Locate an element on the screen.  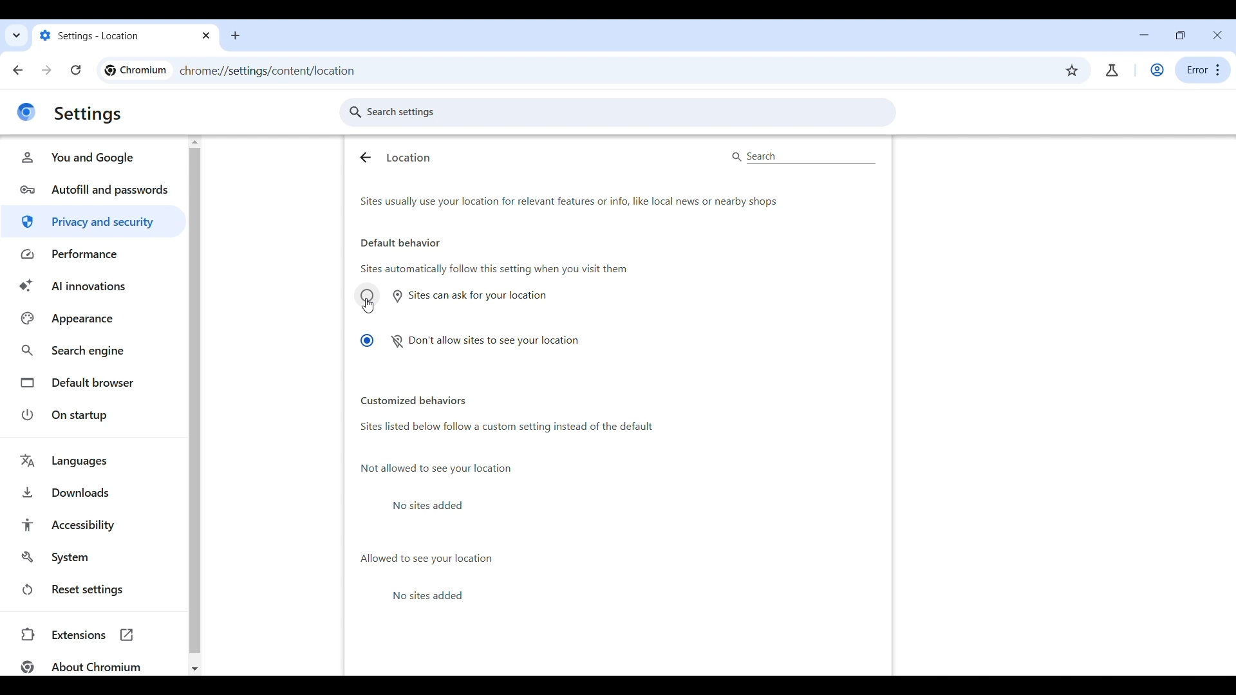
search  is located at coordinates (803, 156).